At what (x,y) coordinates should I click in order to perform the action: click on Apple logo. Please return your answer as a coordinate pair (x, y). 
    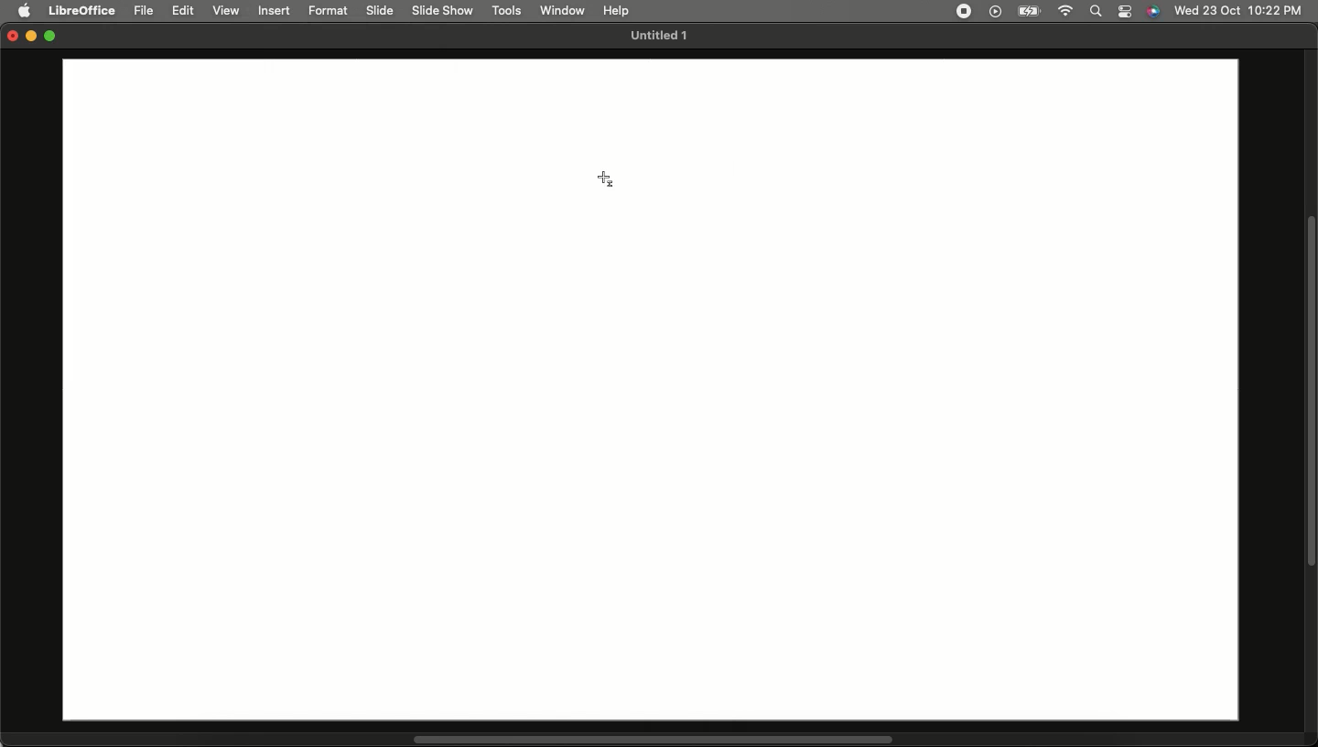
    Looking at the image, I should click on (27, 12).